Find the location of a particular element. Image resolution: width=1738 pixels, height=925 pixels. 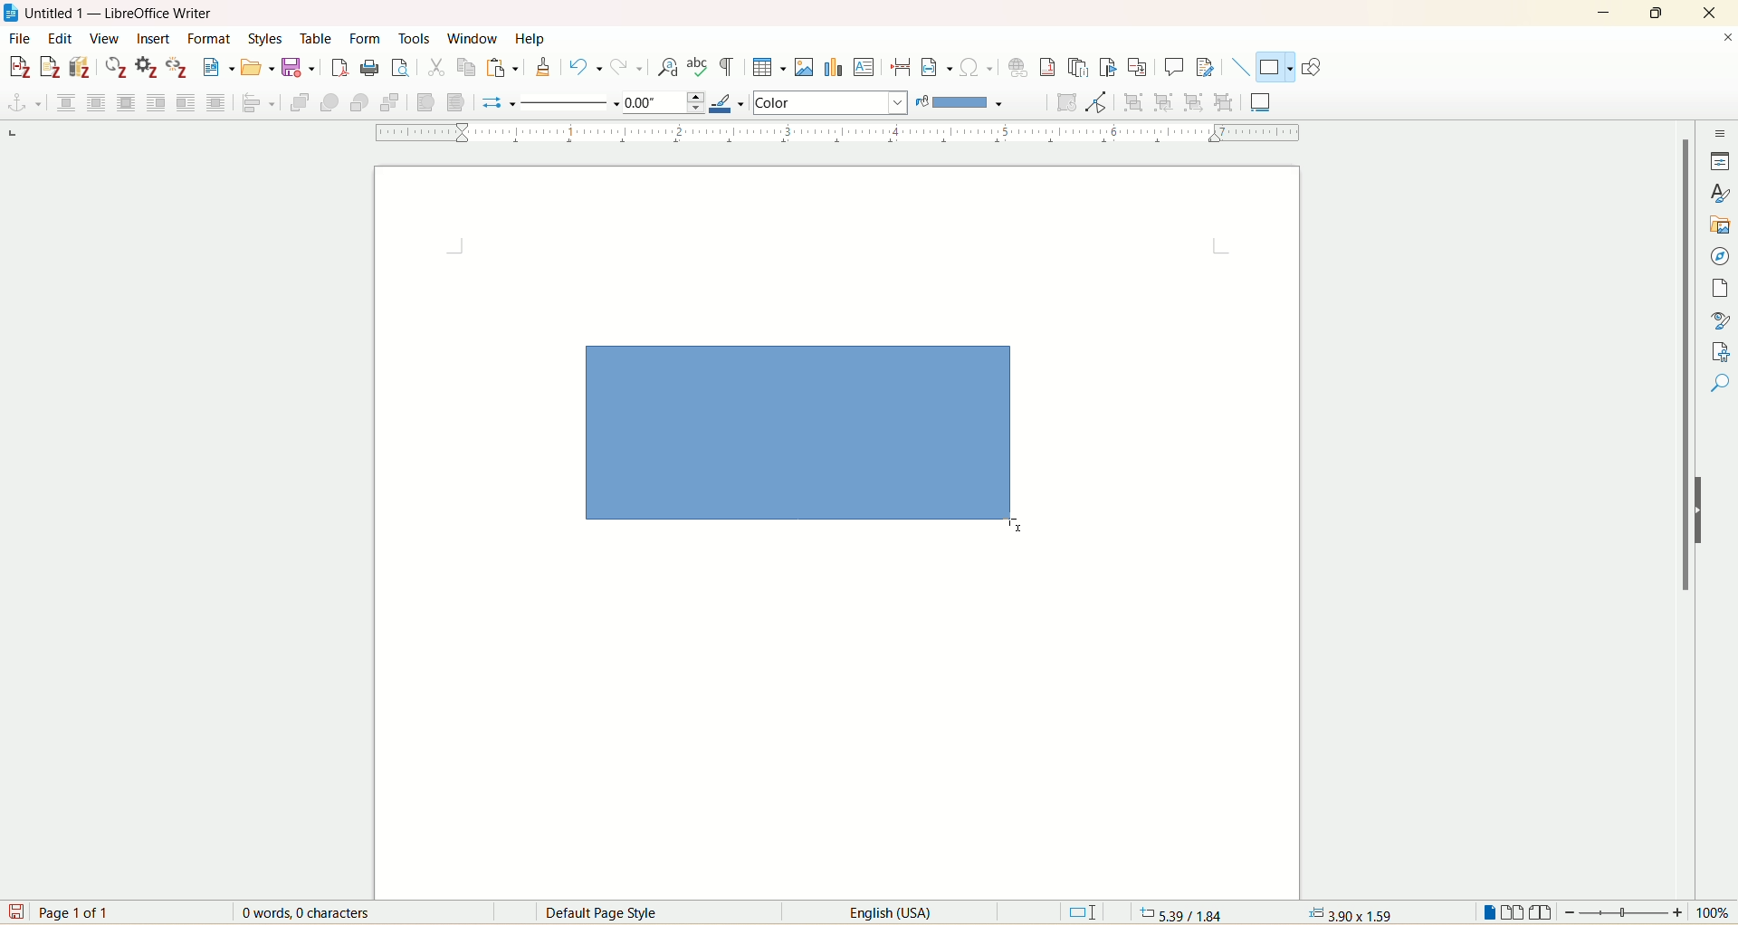

insert comment is located at coordinates (1177, 67).